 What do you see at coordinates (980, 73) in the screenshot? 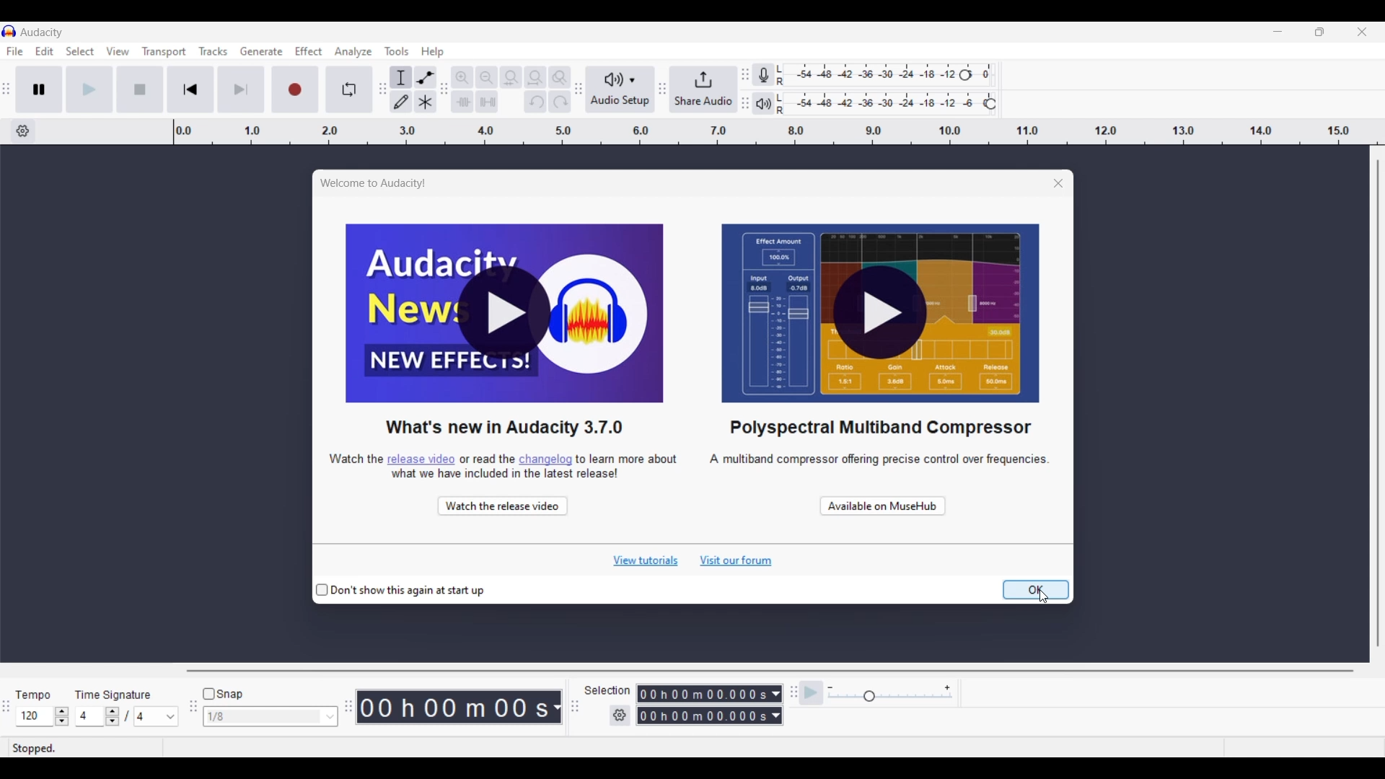
I see `Header to change recording level` at bounding box center [980, 73].